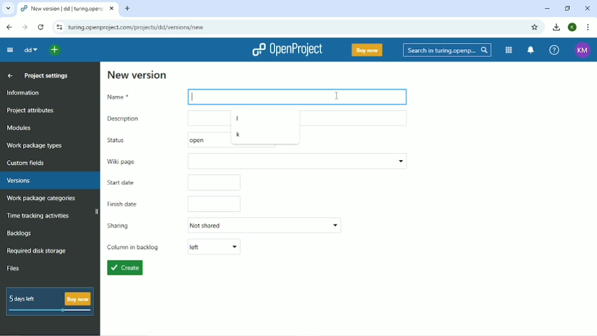  Describe the element at coordinates (547, 9) in the screenshot. I see `Minimize` at that location.